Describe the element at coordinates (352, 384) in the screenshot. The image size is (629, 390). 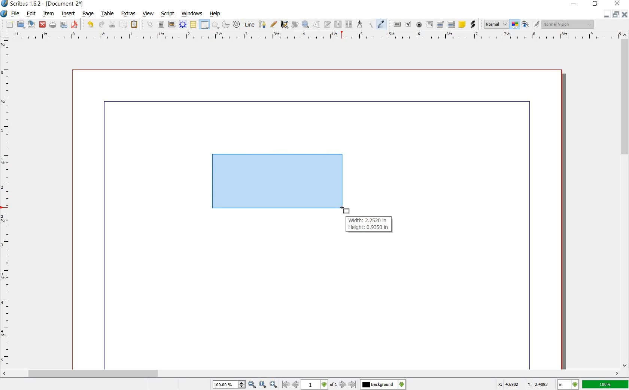
I see `go to last page` at that location.